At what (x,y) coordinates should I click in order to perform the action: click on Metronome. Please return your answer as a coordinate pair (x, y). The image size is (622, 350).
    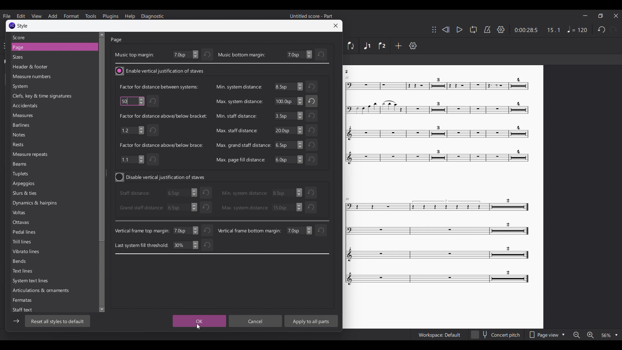
    Looking at the image, I should click on (487, 29).